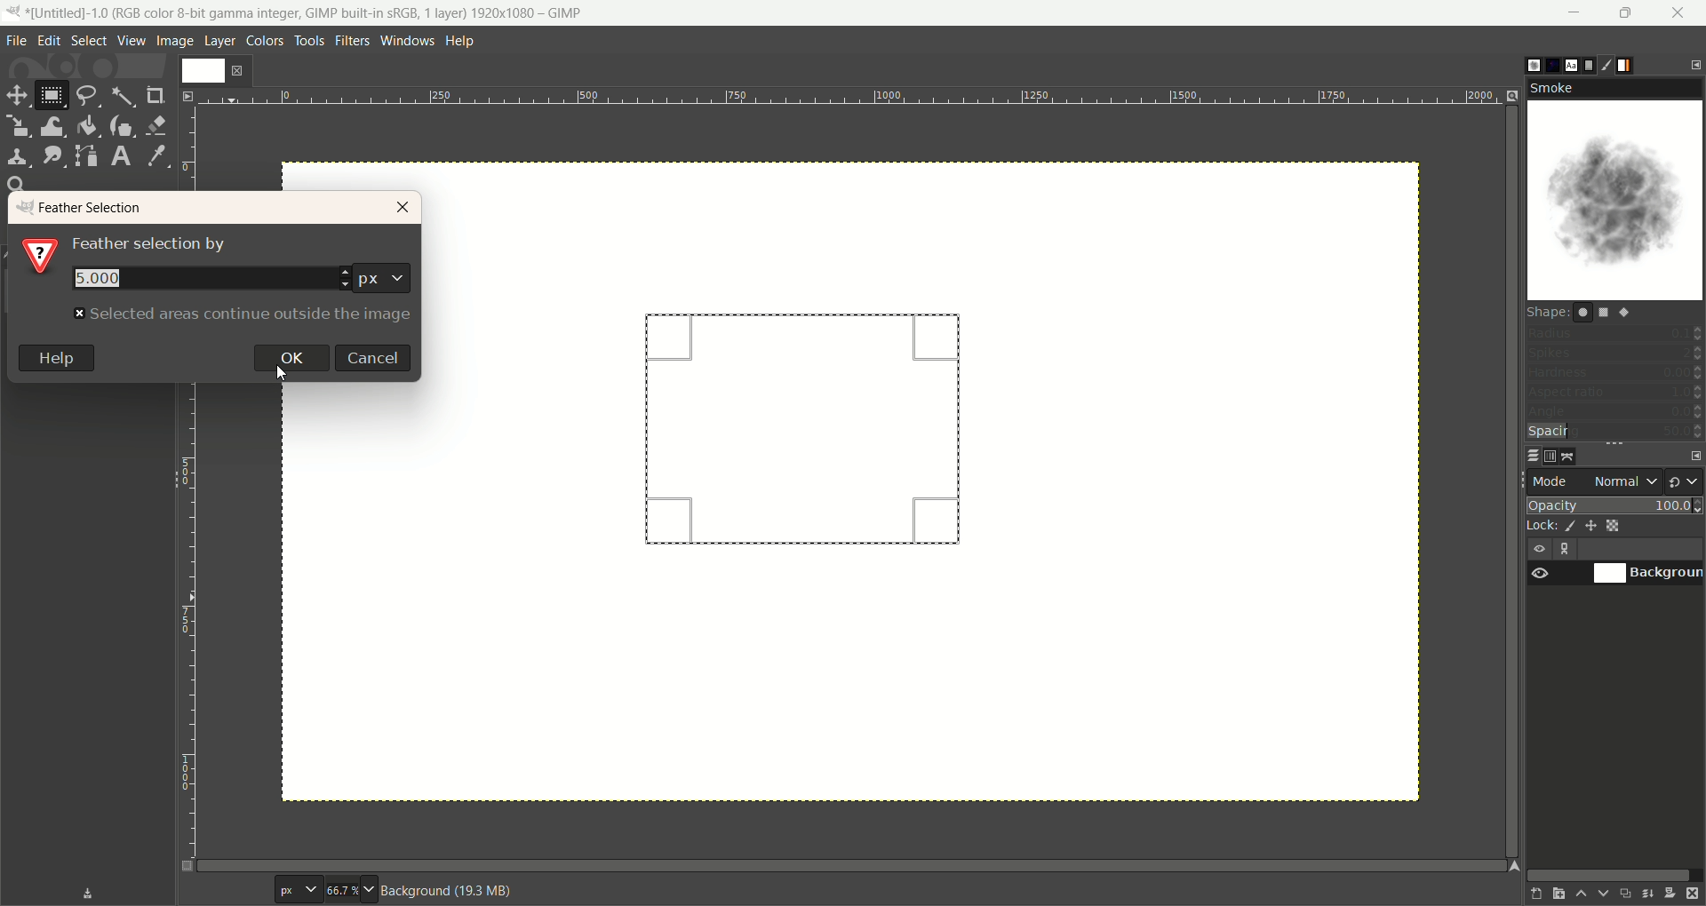  I want to click on clone tool, so click(20, 158).